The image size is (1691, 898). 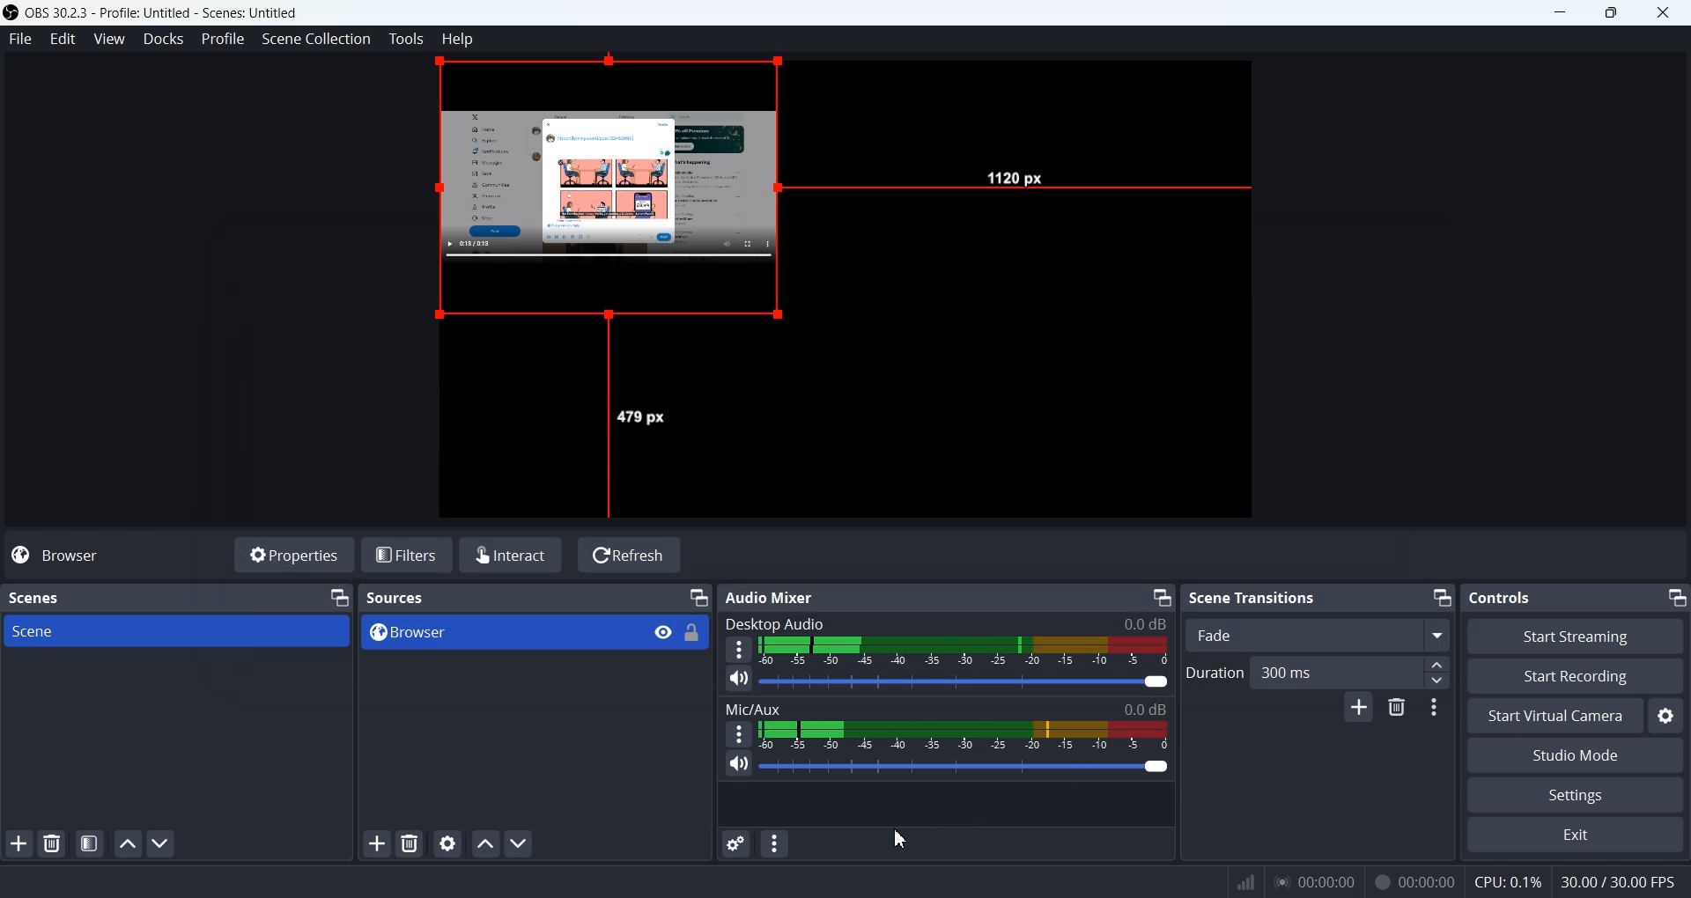 What do you see at coordinates (458, 38) in the screenshot?
I see `Help` at bounding box center [458, 38].